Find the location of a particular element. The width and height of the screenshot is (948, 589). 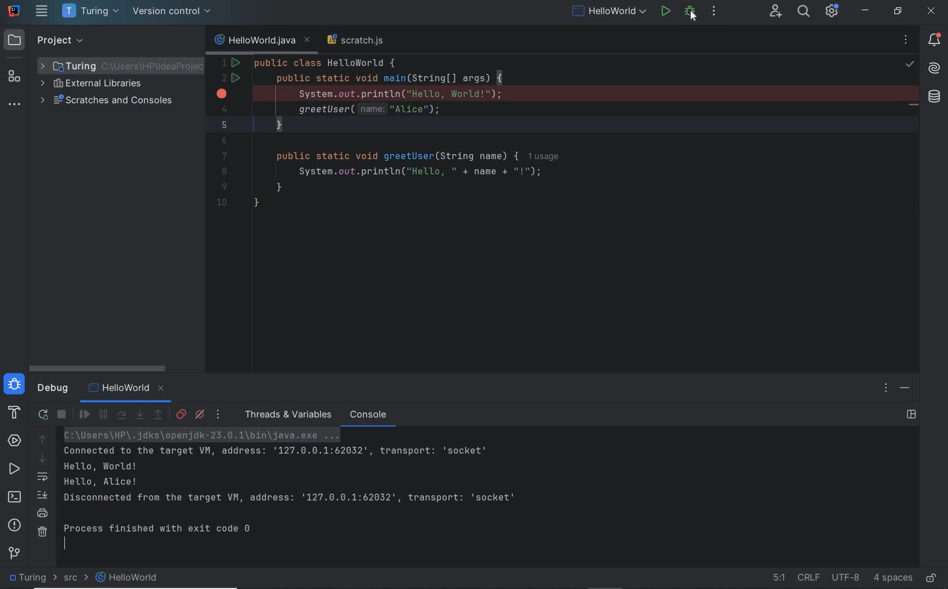

print is located at coordinates (42, 513).